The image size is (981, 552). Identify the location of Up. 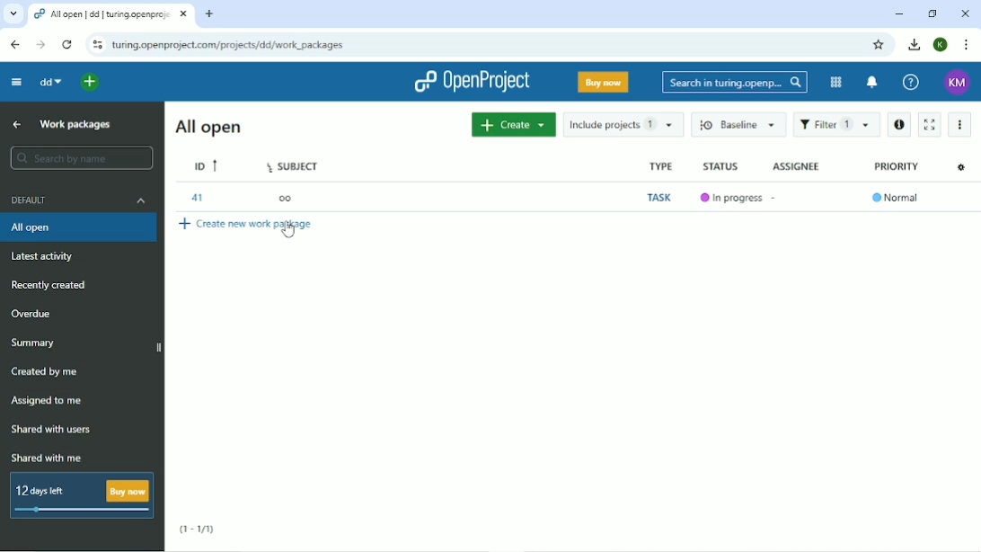
(14, 124).